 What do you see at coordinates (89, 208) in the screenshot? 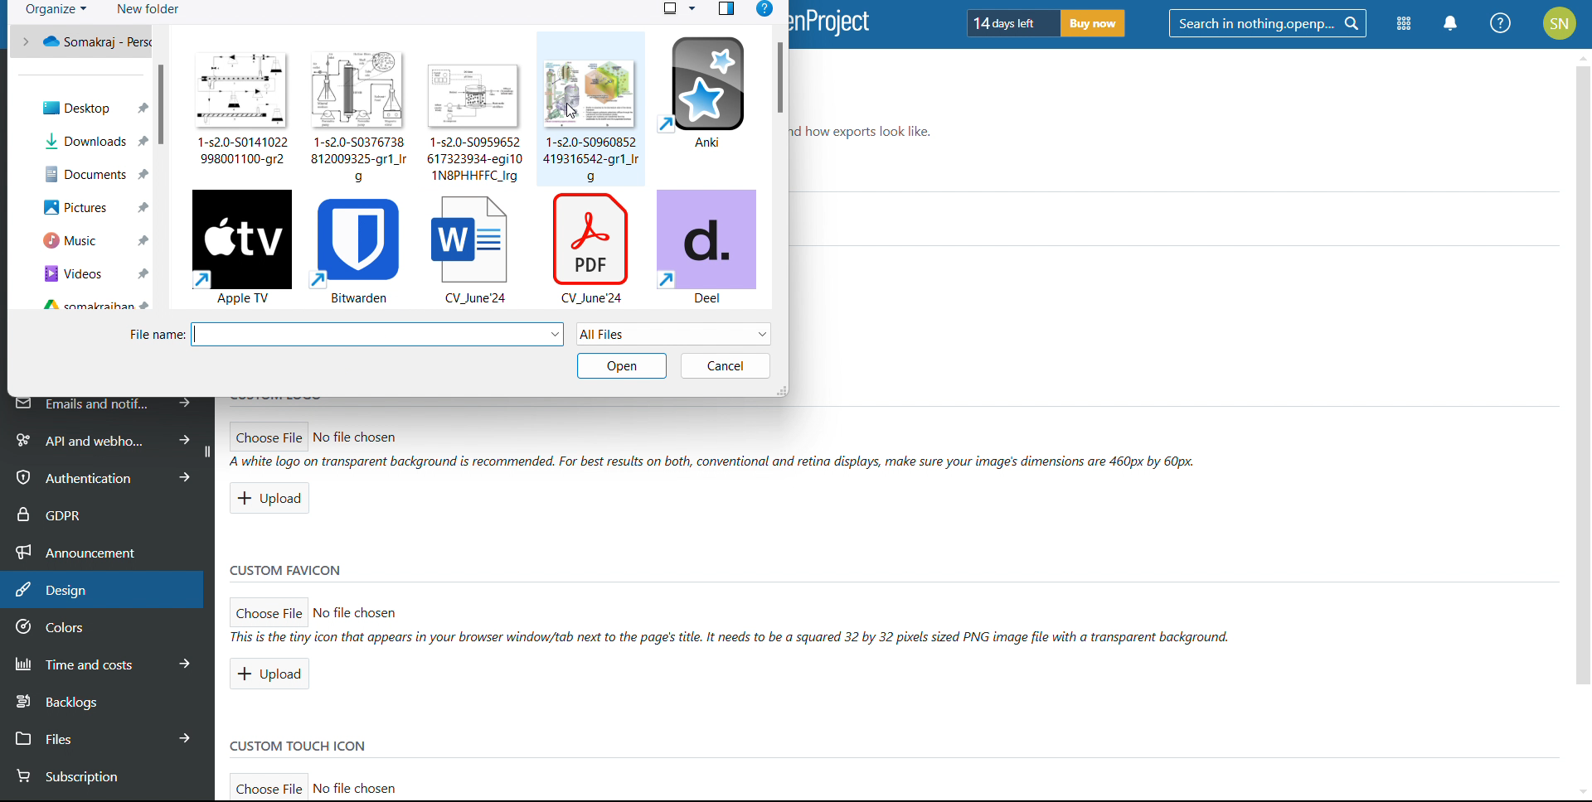
I see `pictures` at bounding box center [89, 208].